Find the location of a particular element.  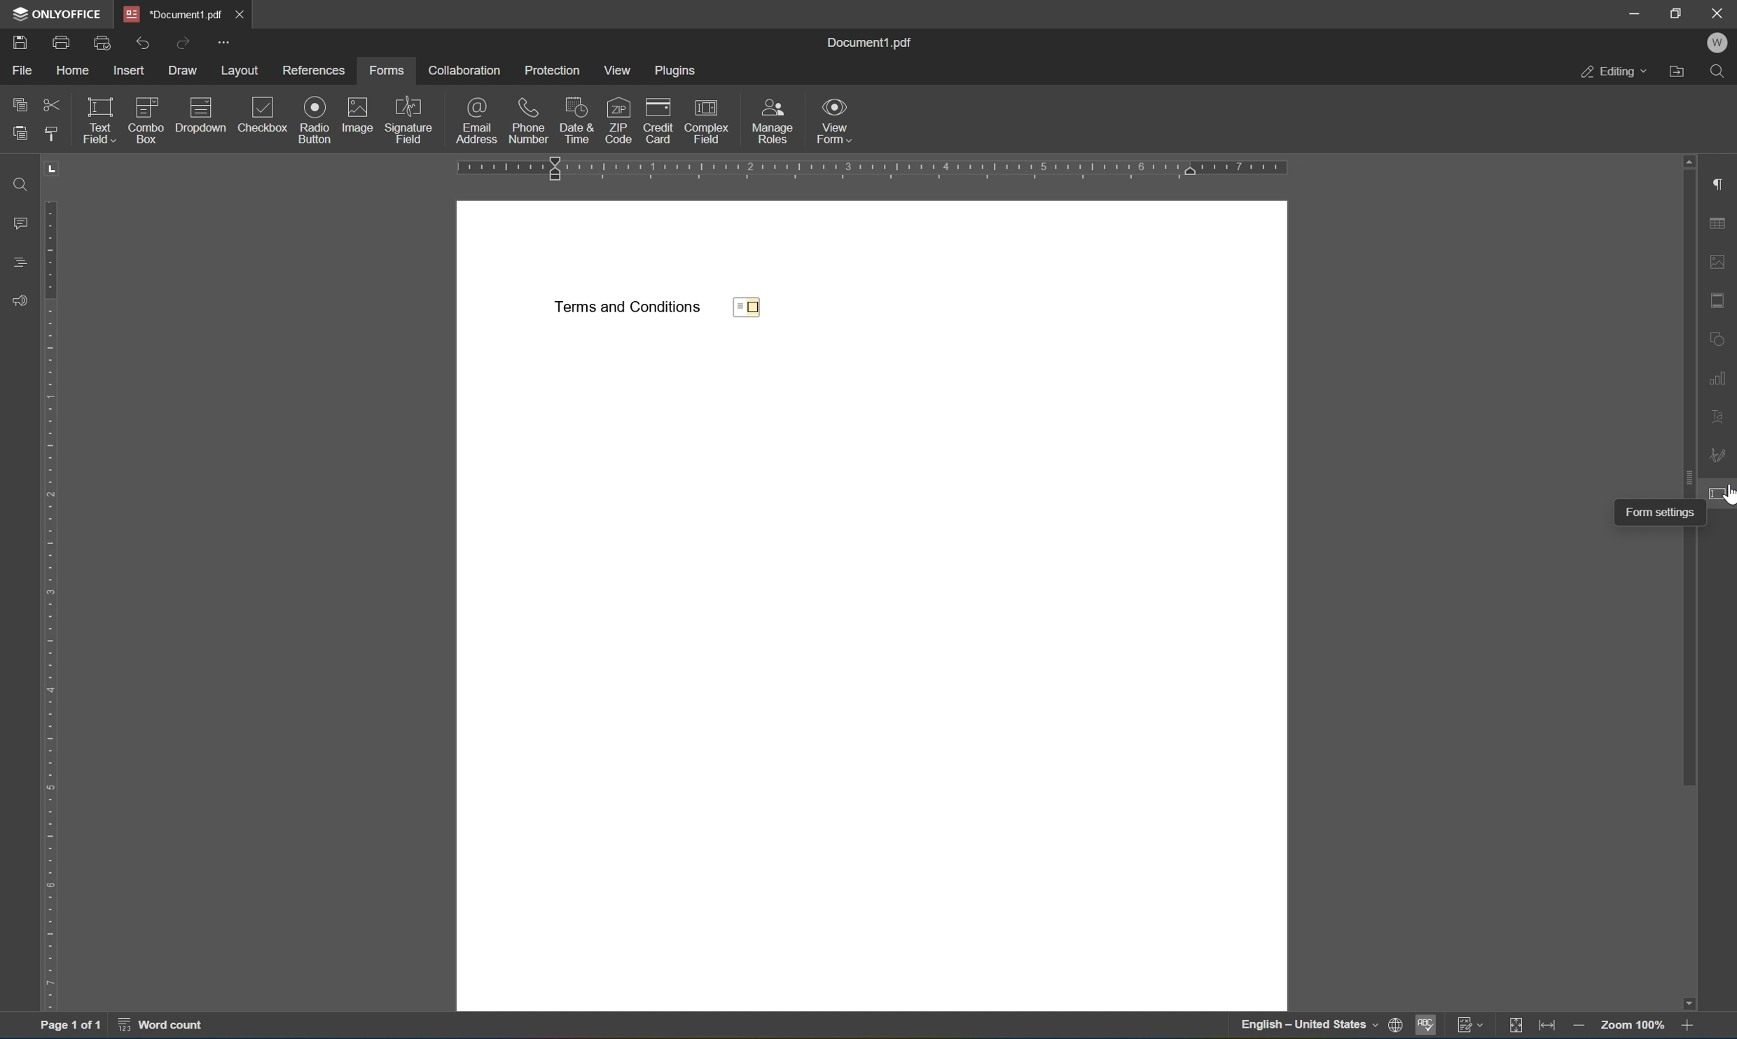

image settings is located at coordinates (1721, 263).